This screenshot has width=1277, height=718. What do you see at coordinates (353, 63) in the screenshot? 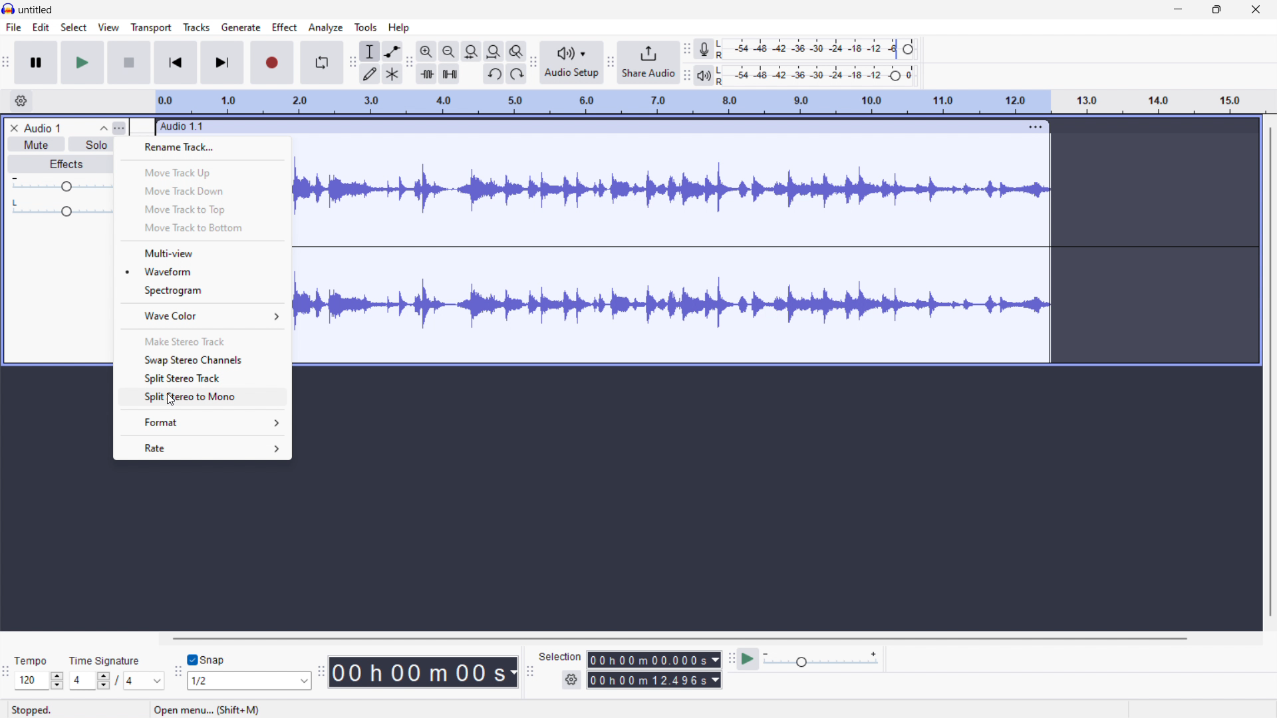
I see `tools toolbar` at bounding box center [353, 63].